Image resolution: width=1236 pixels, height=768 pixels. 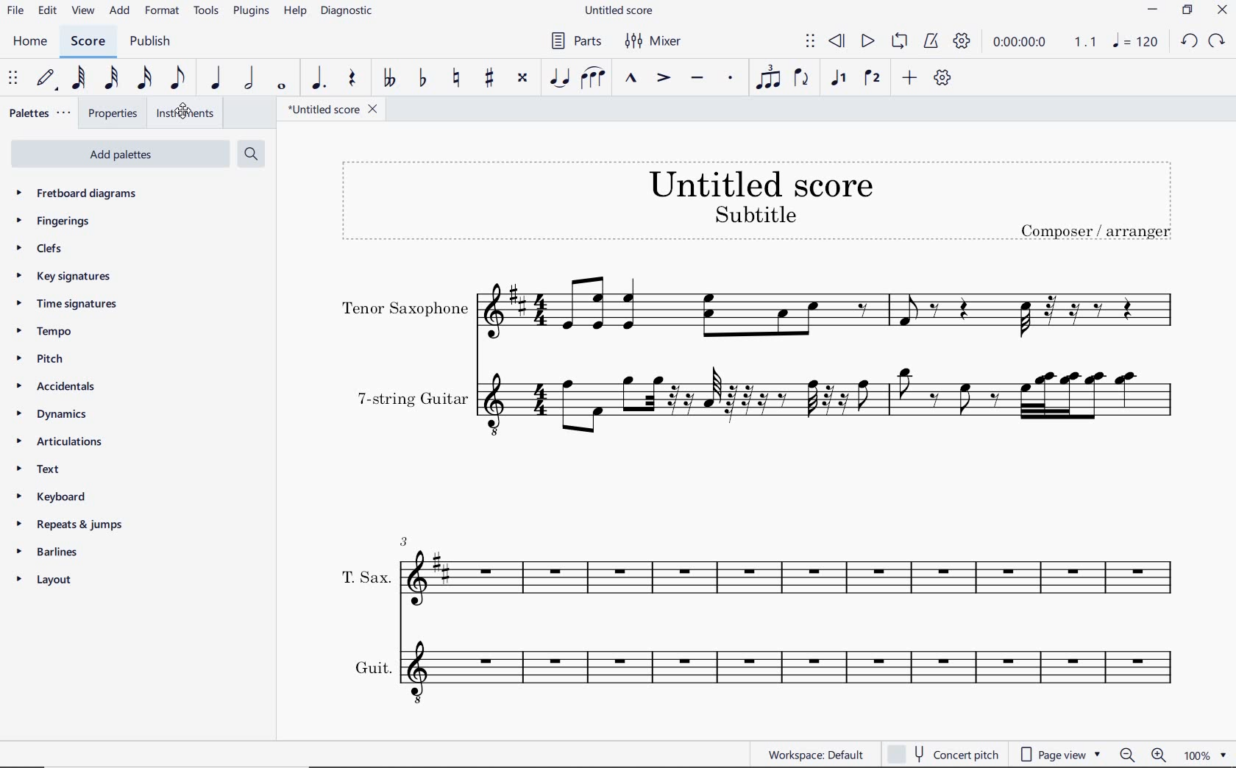 I want to click on REPEATS & JUMPS, so click(x=69, y=526).